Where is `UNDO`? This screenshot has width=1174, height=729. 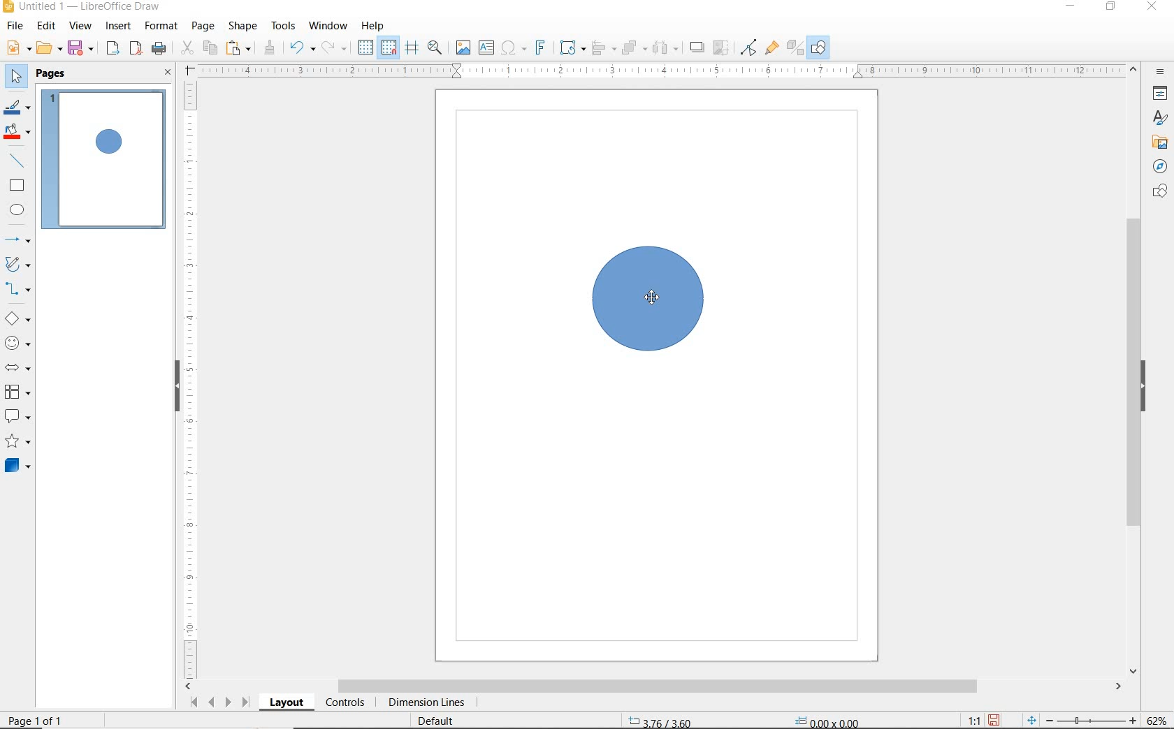
UNDO is located at coordinates (301, 47).